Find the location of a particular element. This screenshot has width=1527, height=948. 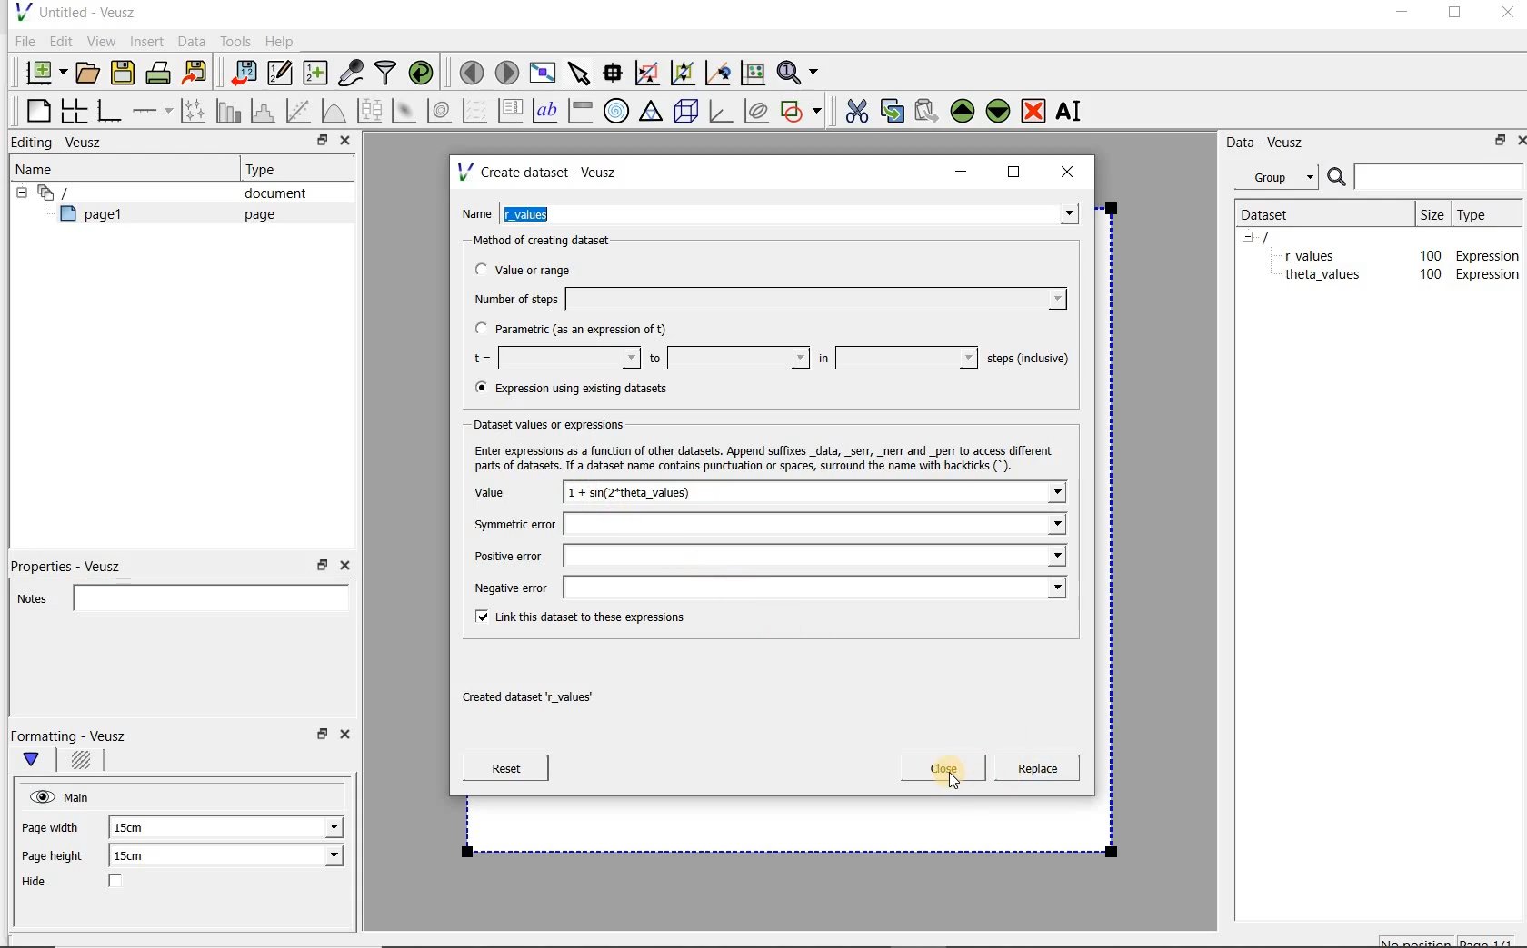

Edit is located at coordinates (60, 41).